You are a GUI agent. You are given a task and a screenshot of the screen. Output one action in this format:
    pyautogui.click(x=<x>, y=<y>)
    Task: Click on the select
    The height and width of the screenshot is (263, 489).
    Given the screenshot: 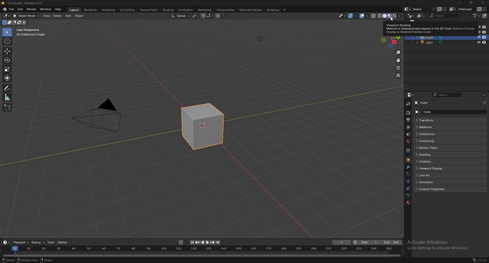 What is the action you would take?
    pyautogui.click(x=9, y=260)
    